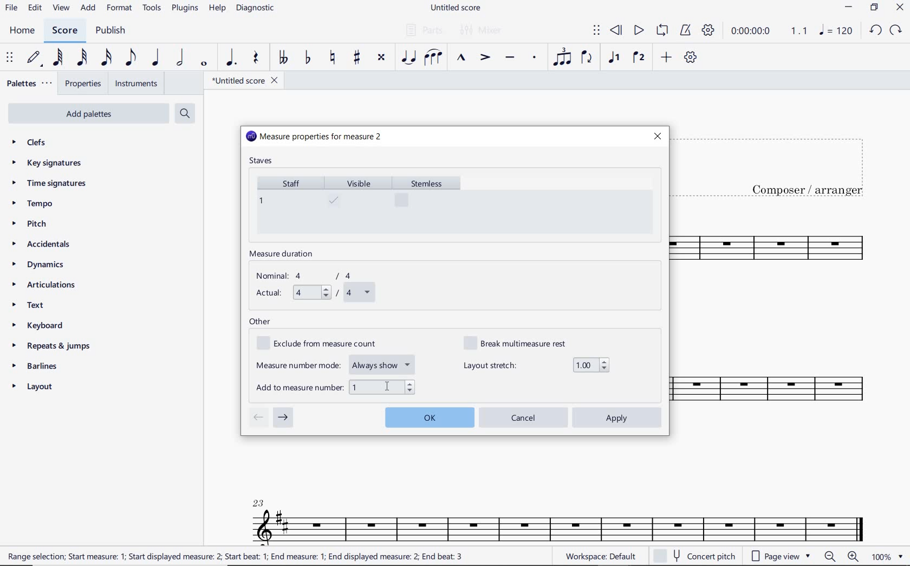  I want to click on range selection, so click(236, 557).